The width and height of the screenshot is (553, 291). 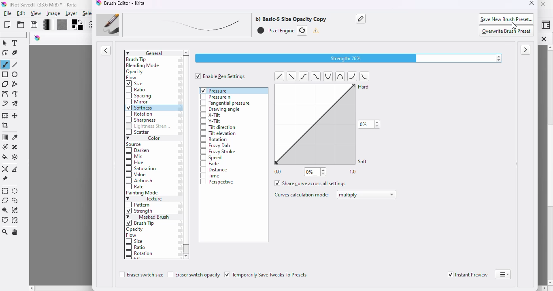 I want to click on zoom tool, so click(x=5, y=232).